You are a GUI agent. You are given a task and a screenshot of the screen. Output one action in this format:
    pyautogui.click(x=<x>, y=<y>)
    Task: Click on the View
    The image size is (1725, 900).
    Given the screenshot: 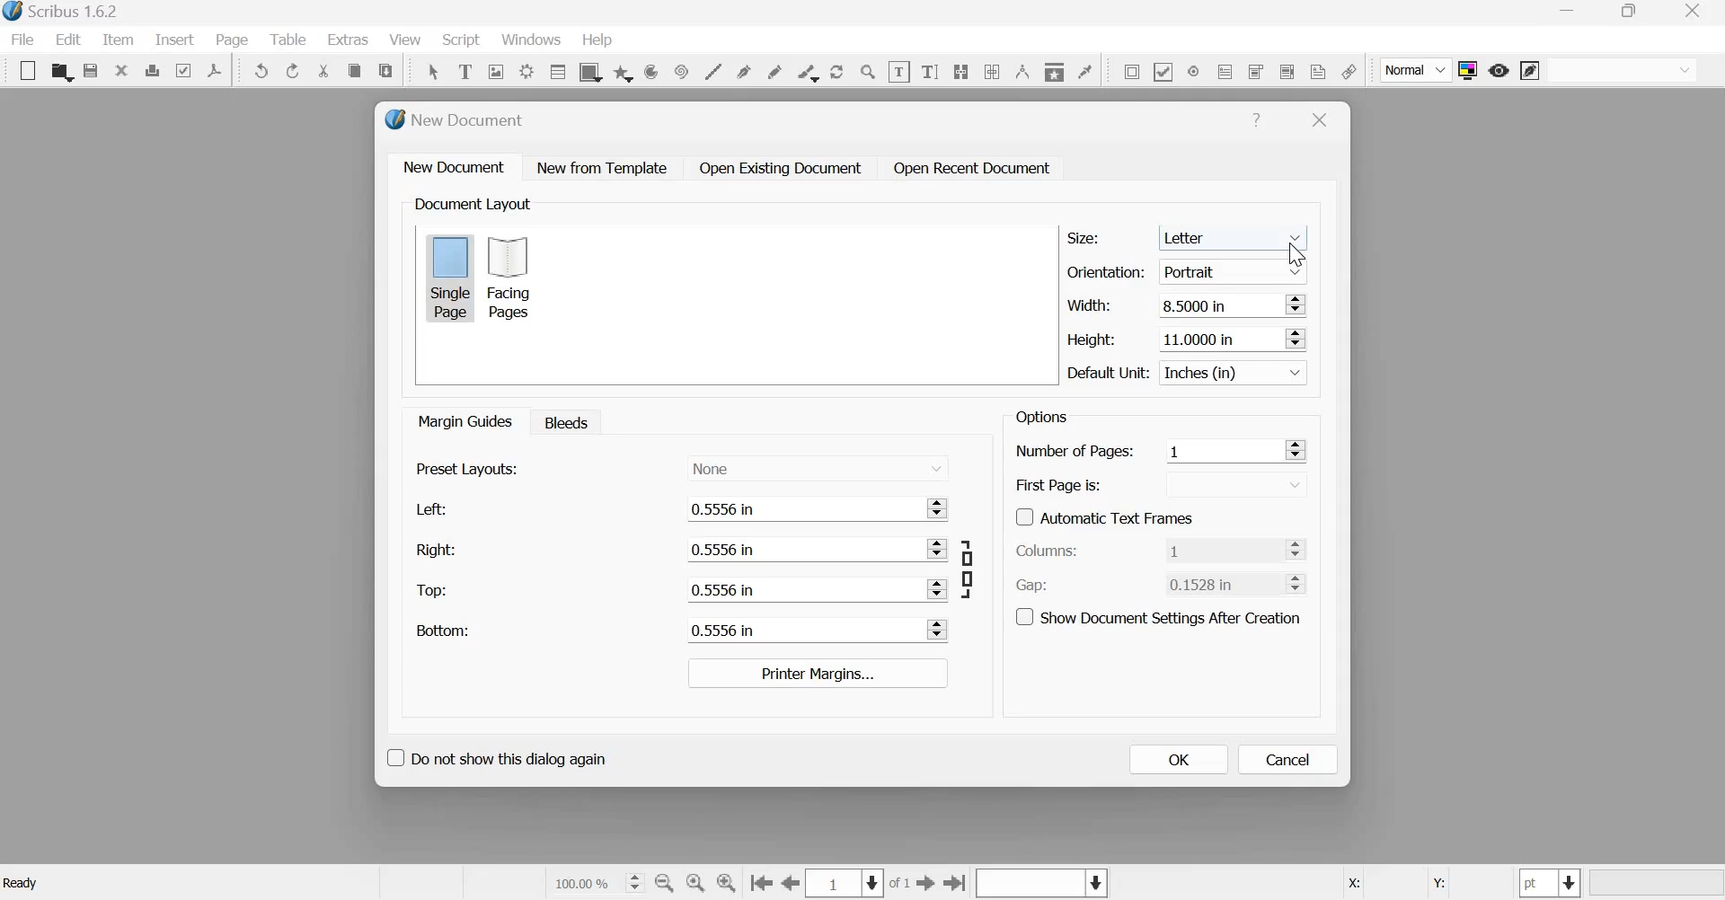 What is the action you would take?
    pyautogui.click(x=407, y=40)
    